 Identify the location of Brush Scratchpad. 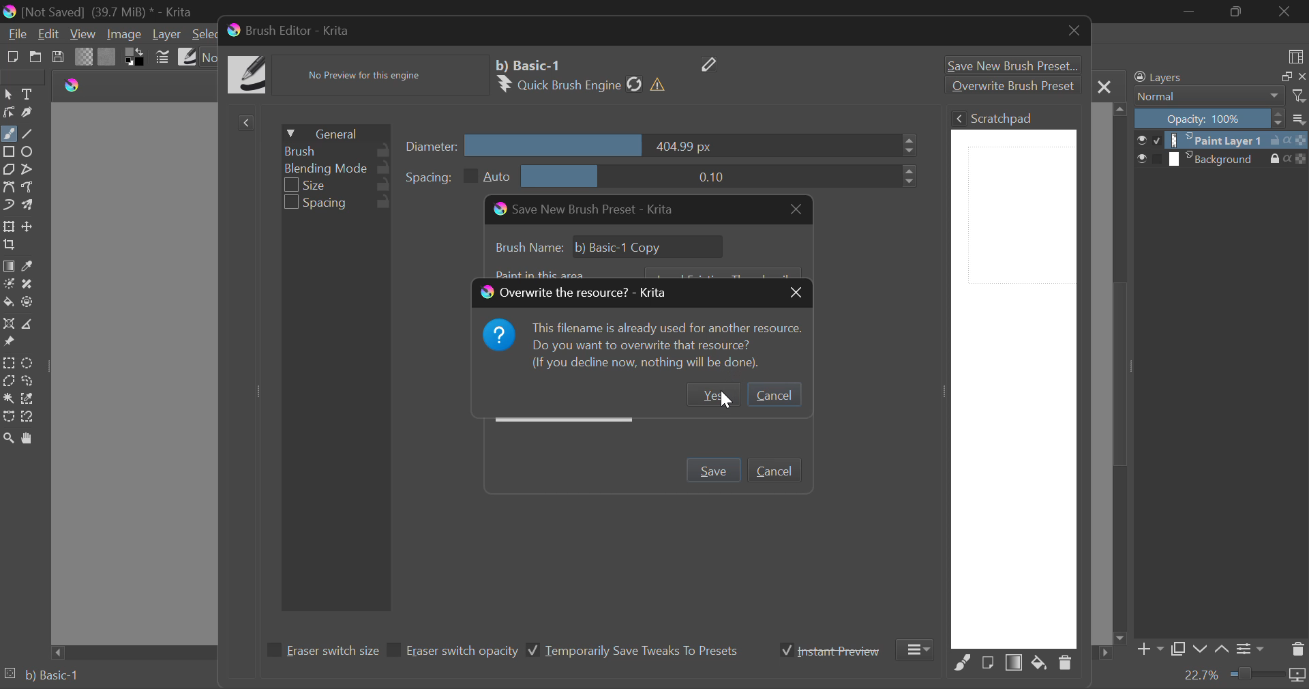
(1015, 375).